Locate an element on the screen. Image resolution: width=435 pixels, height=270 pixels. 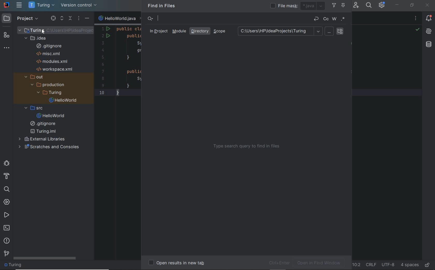
gitignore is located at coordinates (44, 124).